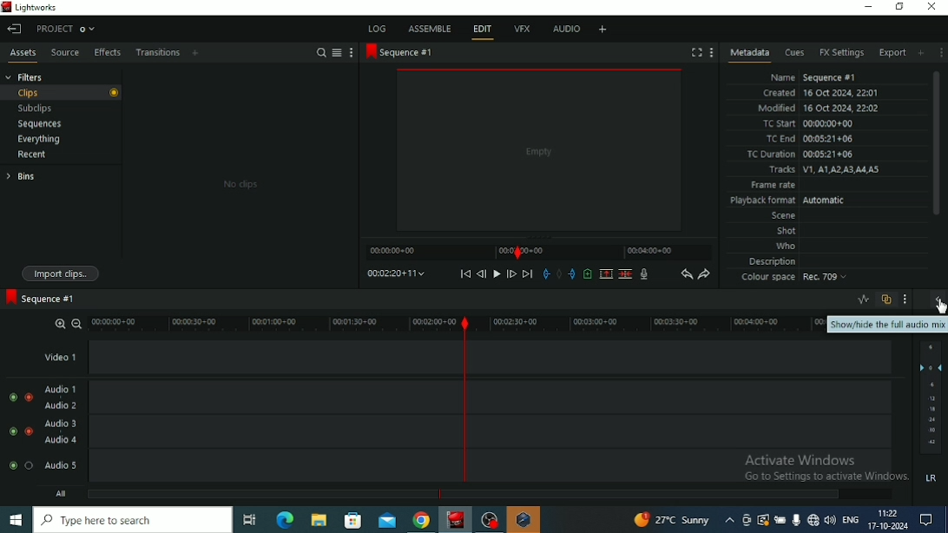 The height and width of the screenshot is (533, 948). What do you see at coordinates (711, 52) in the screenshot?
I see `Show settings menu` at bounding box center [711, 52].